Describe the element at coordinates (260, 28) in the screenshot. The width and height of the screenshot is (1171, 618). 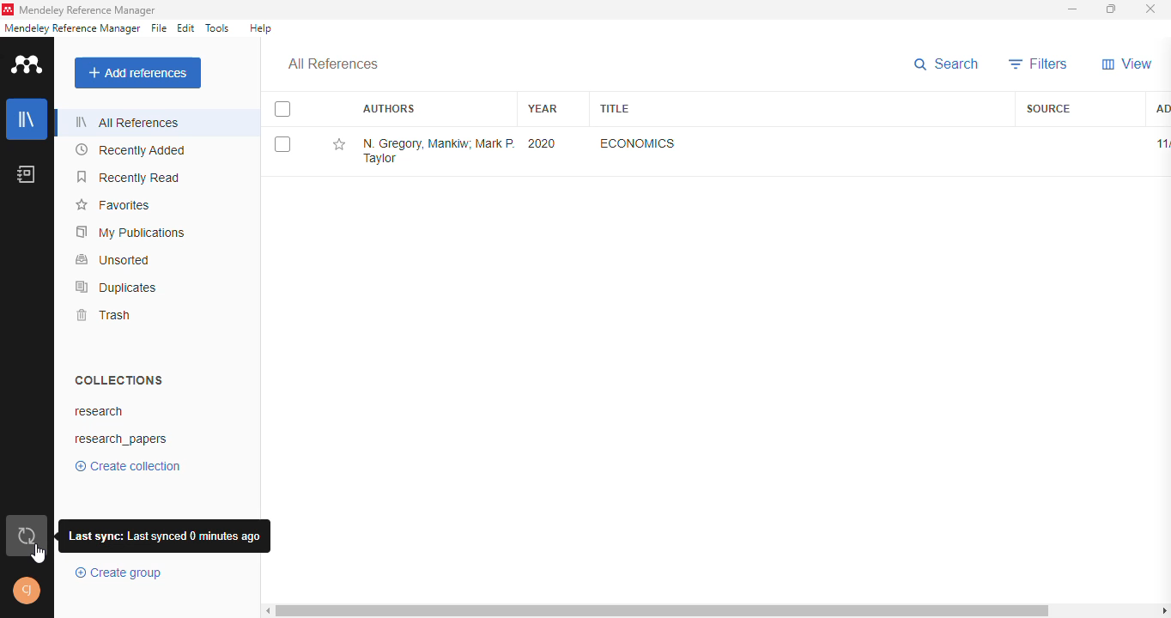
I see `help` at that location.